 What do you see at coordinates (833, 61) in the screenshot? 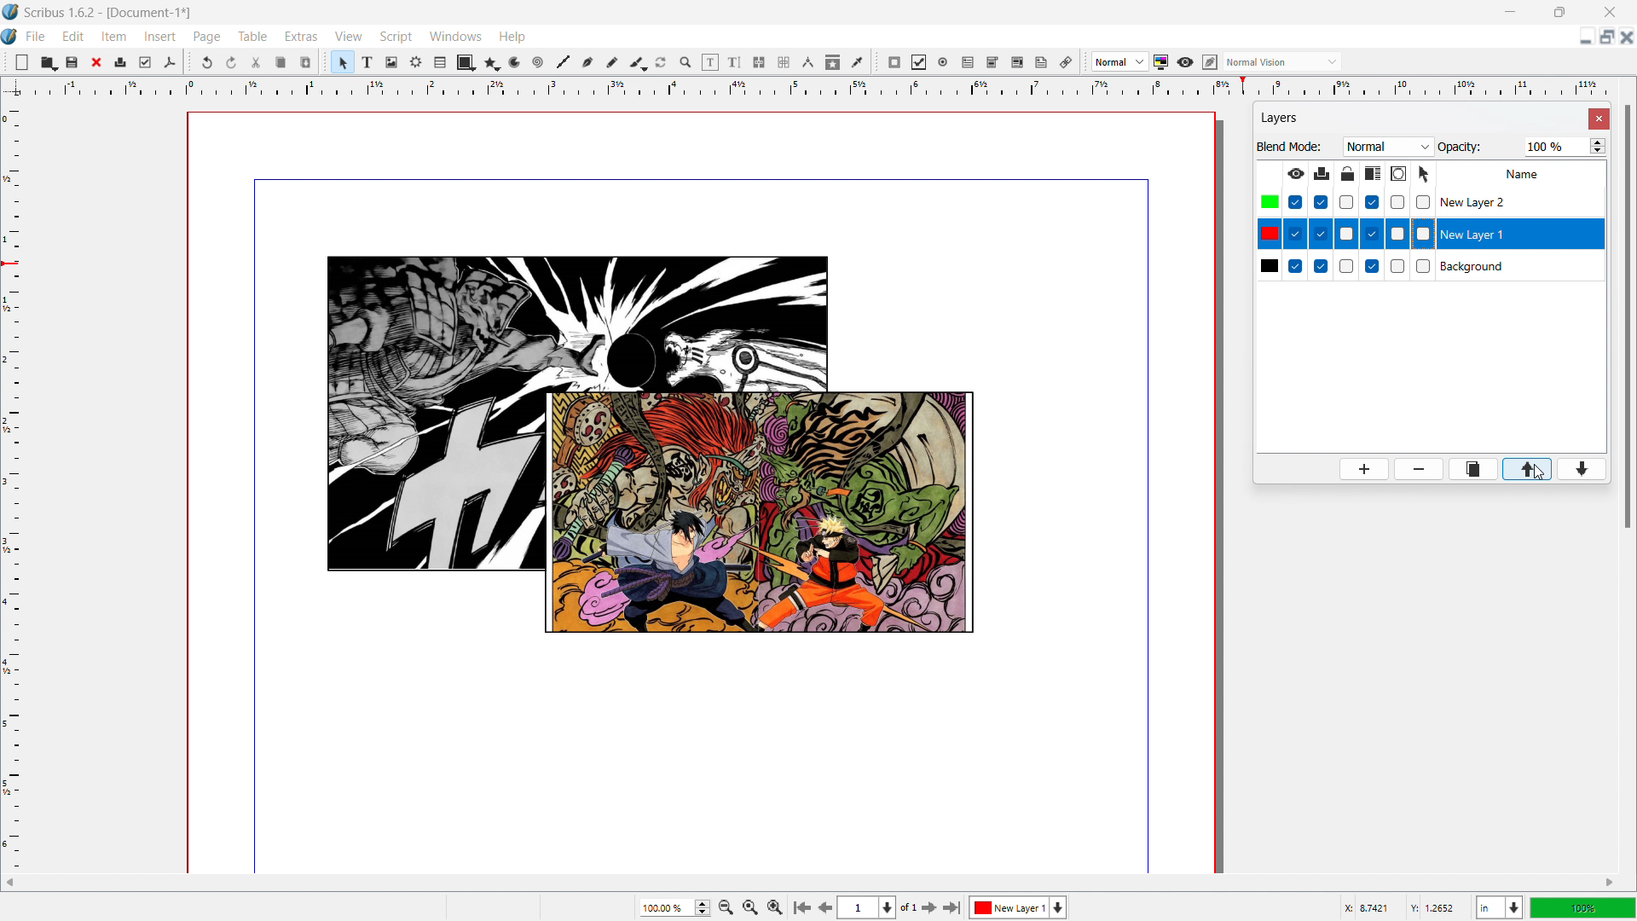
I see `copy item proprties` at bounding box center [833, 61].